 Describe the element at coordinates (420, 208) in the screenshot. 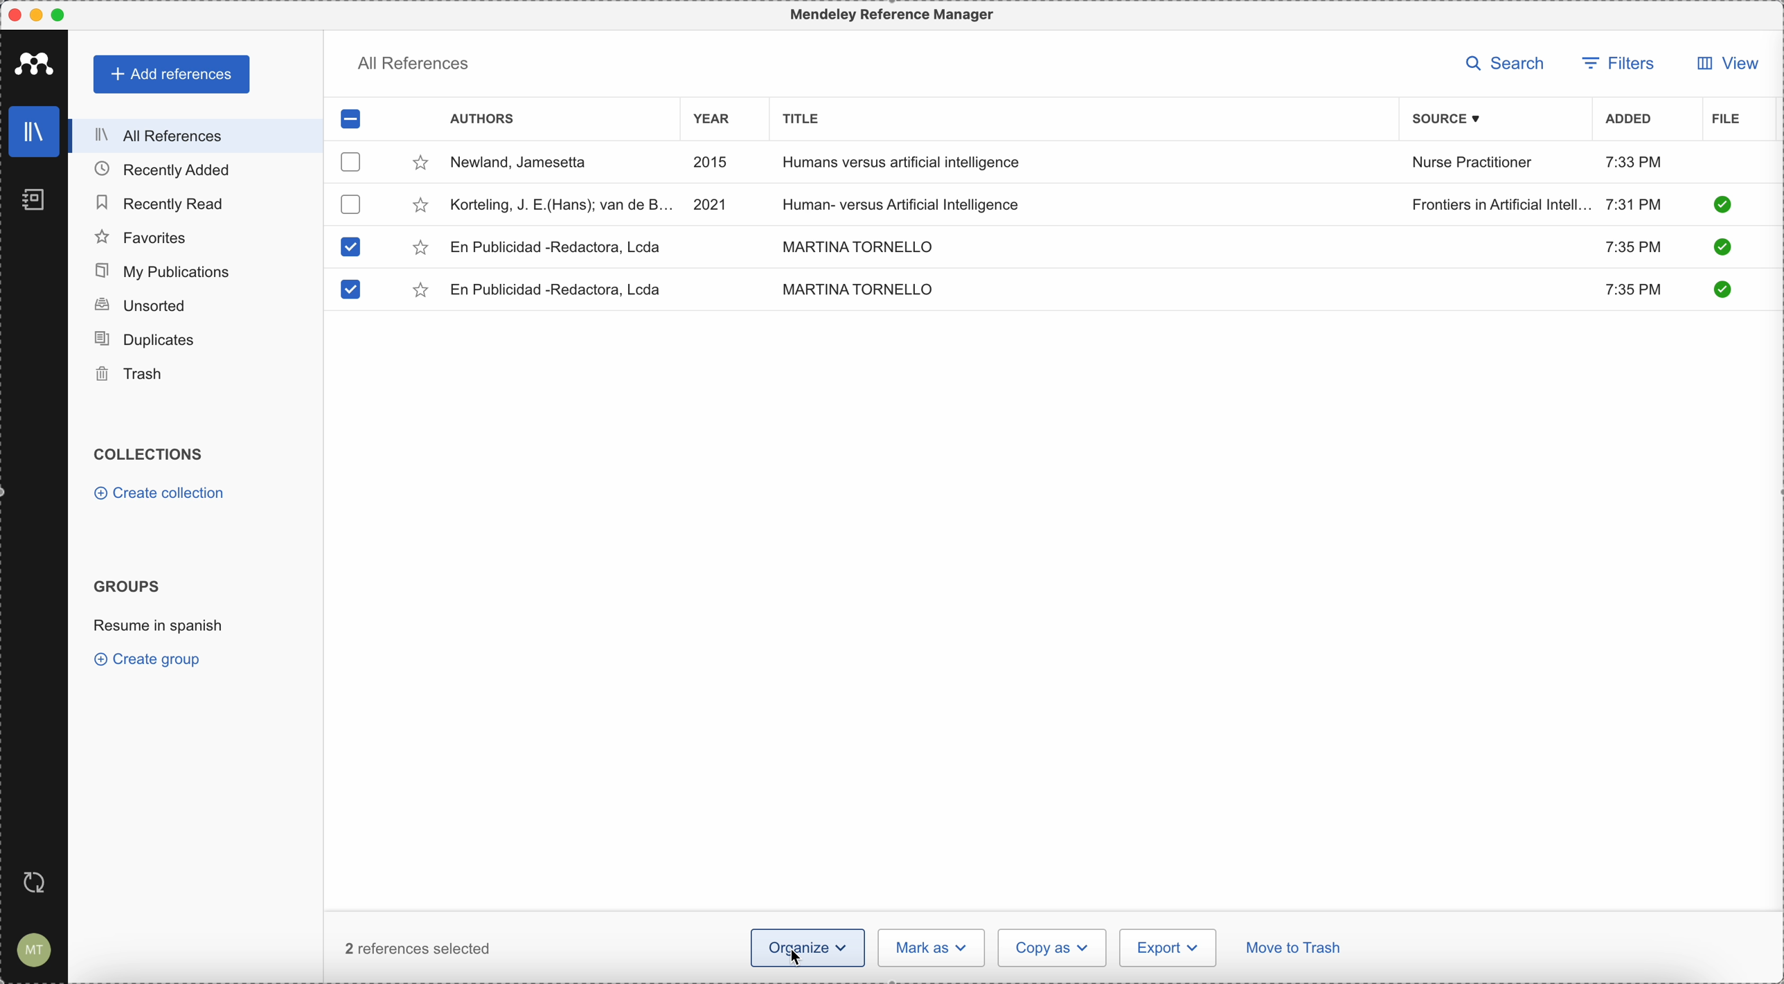

I see `favorite` at that location.